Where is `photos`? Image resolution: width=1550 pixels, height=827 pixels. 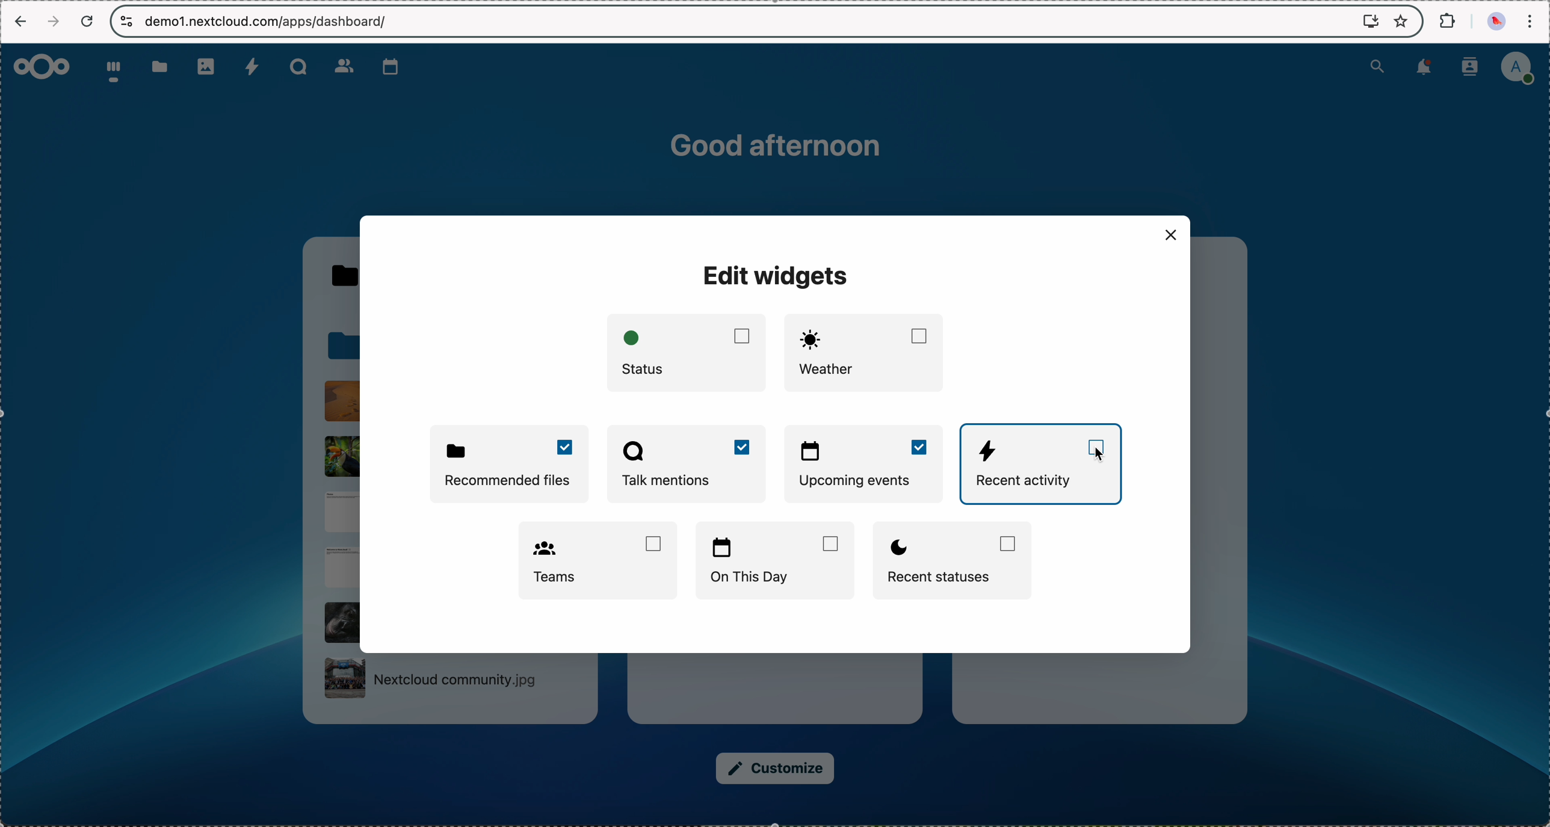 photos is located at coordinates (207, 67).